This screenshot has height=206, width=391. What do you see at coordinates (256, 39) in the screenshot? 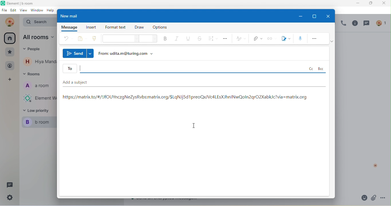
I see `attachment` at bounding box center [256, 39].